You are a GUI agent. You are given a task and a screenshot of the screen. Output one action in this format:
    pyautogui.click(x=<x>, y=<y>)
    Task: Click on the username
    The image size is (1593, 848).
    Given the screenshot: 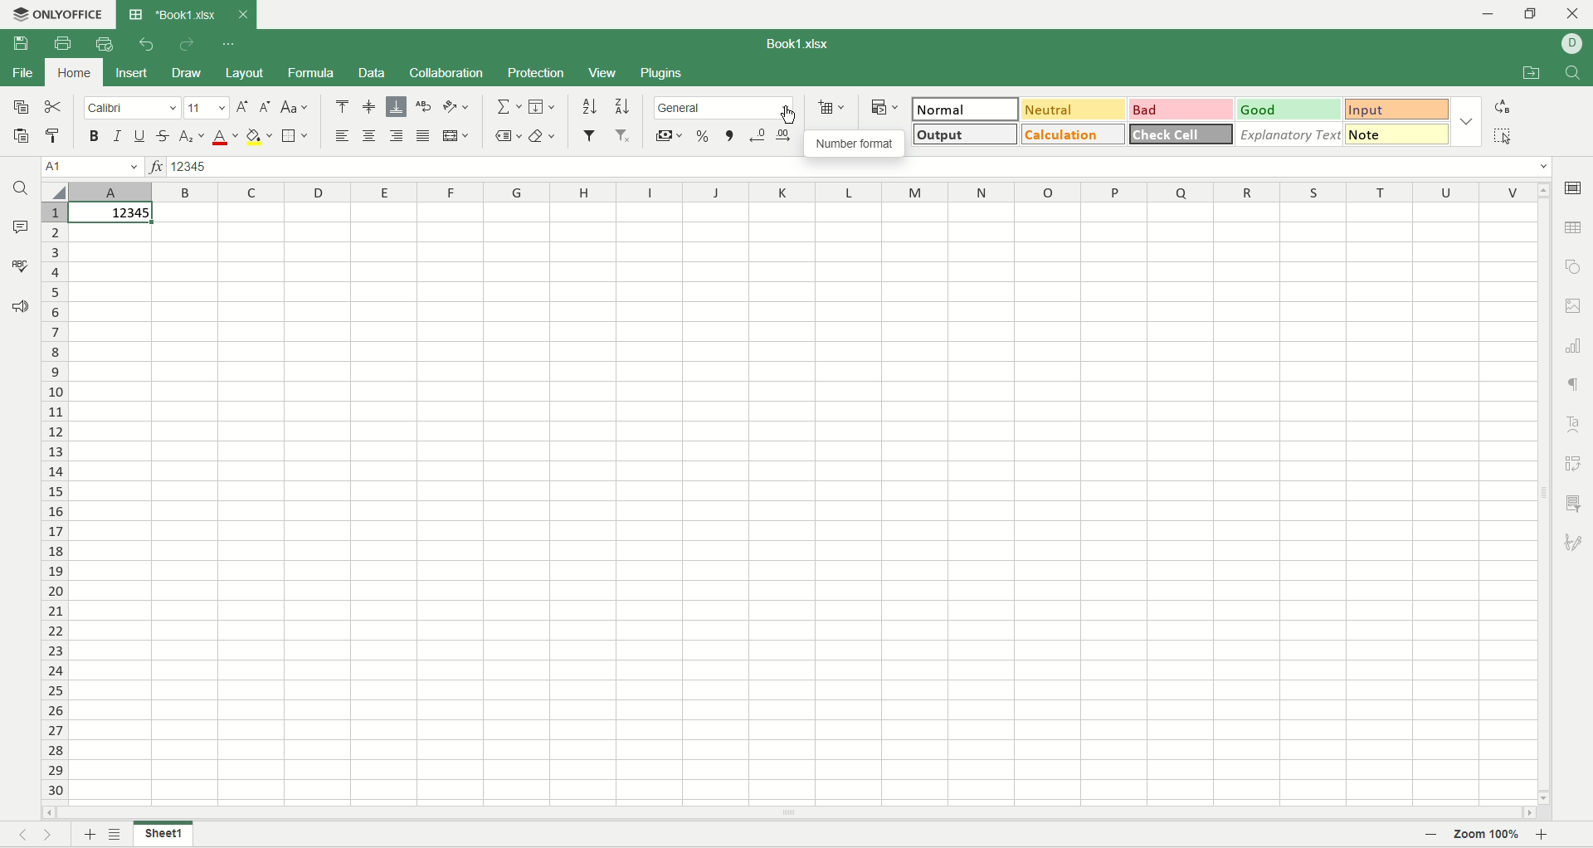 What is the action you would take?
    pyautogui.click(x=1571, y=45)
    